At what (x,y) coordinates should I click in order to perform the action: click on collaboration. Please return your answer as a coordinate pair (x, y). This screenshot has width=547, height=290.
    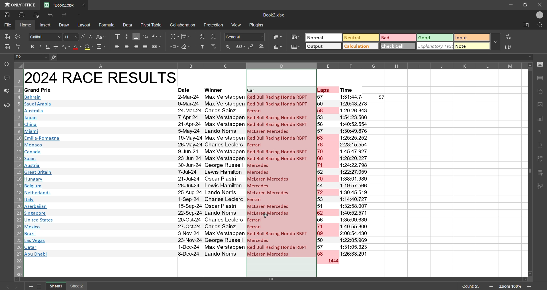
    Looking at the image, I should click on (182, 25).